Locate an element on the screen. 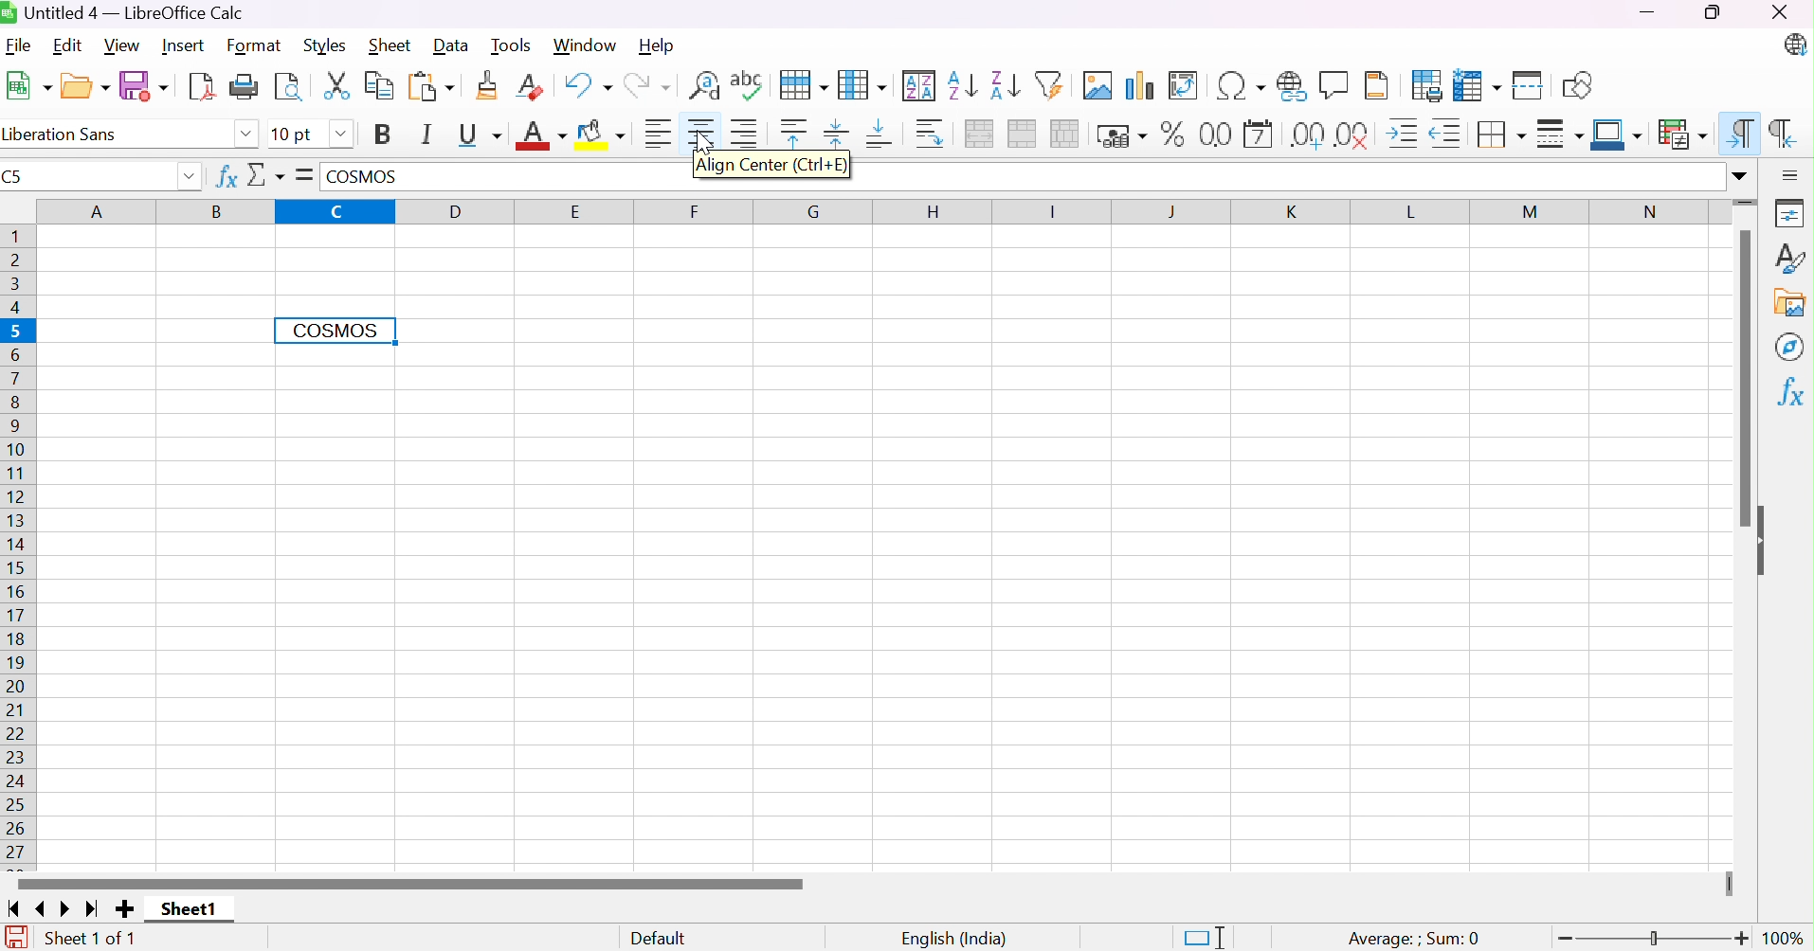 This screenshot has width=1814, height=951. Liberation Sans is located at coordinates (64, 135).